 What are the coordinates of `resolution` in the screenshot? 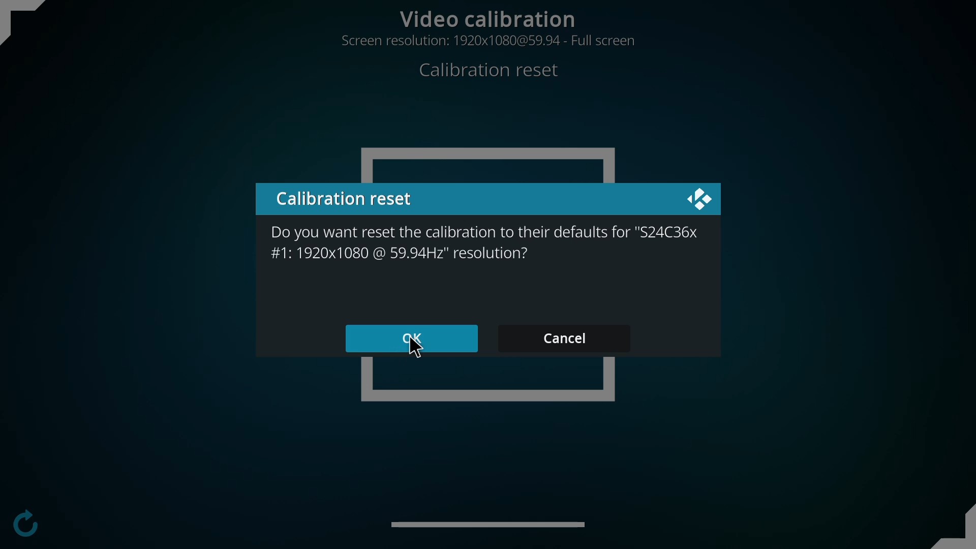 It's located at (492, 40).